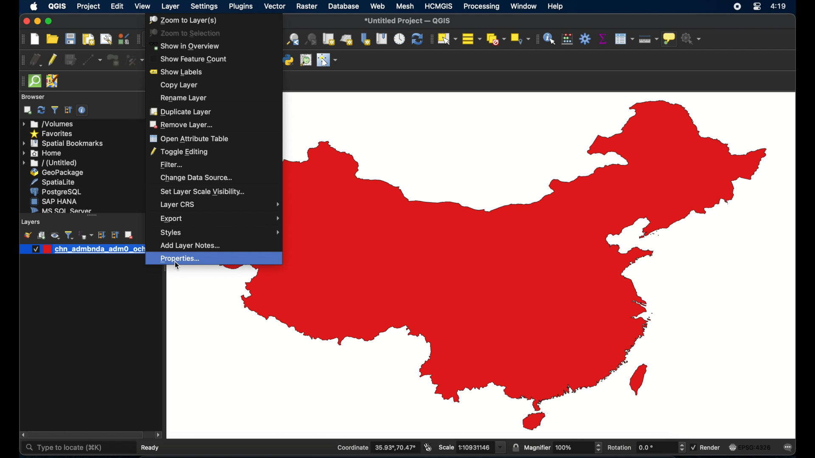  I want to click on toggle editing, so click(180, 152).